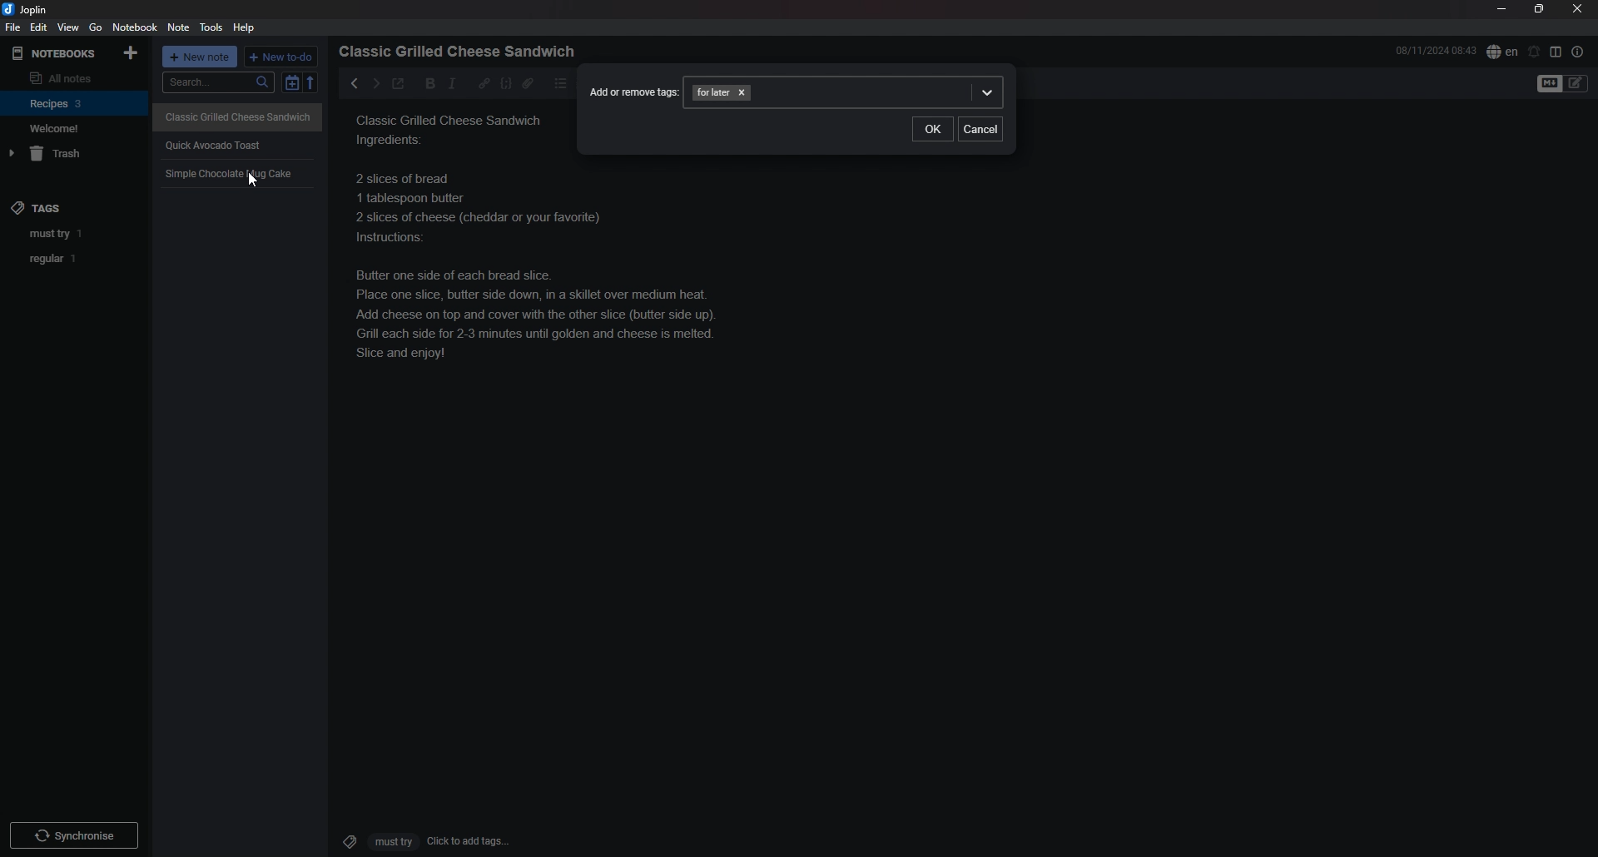  I want to click on tools, so click(213, 27).